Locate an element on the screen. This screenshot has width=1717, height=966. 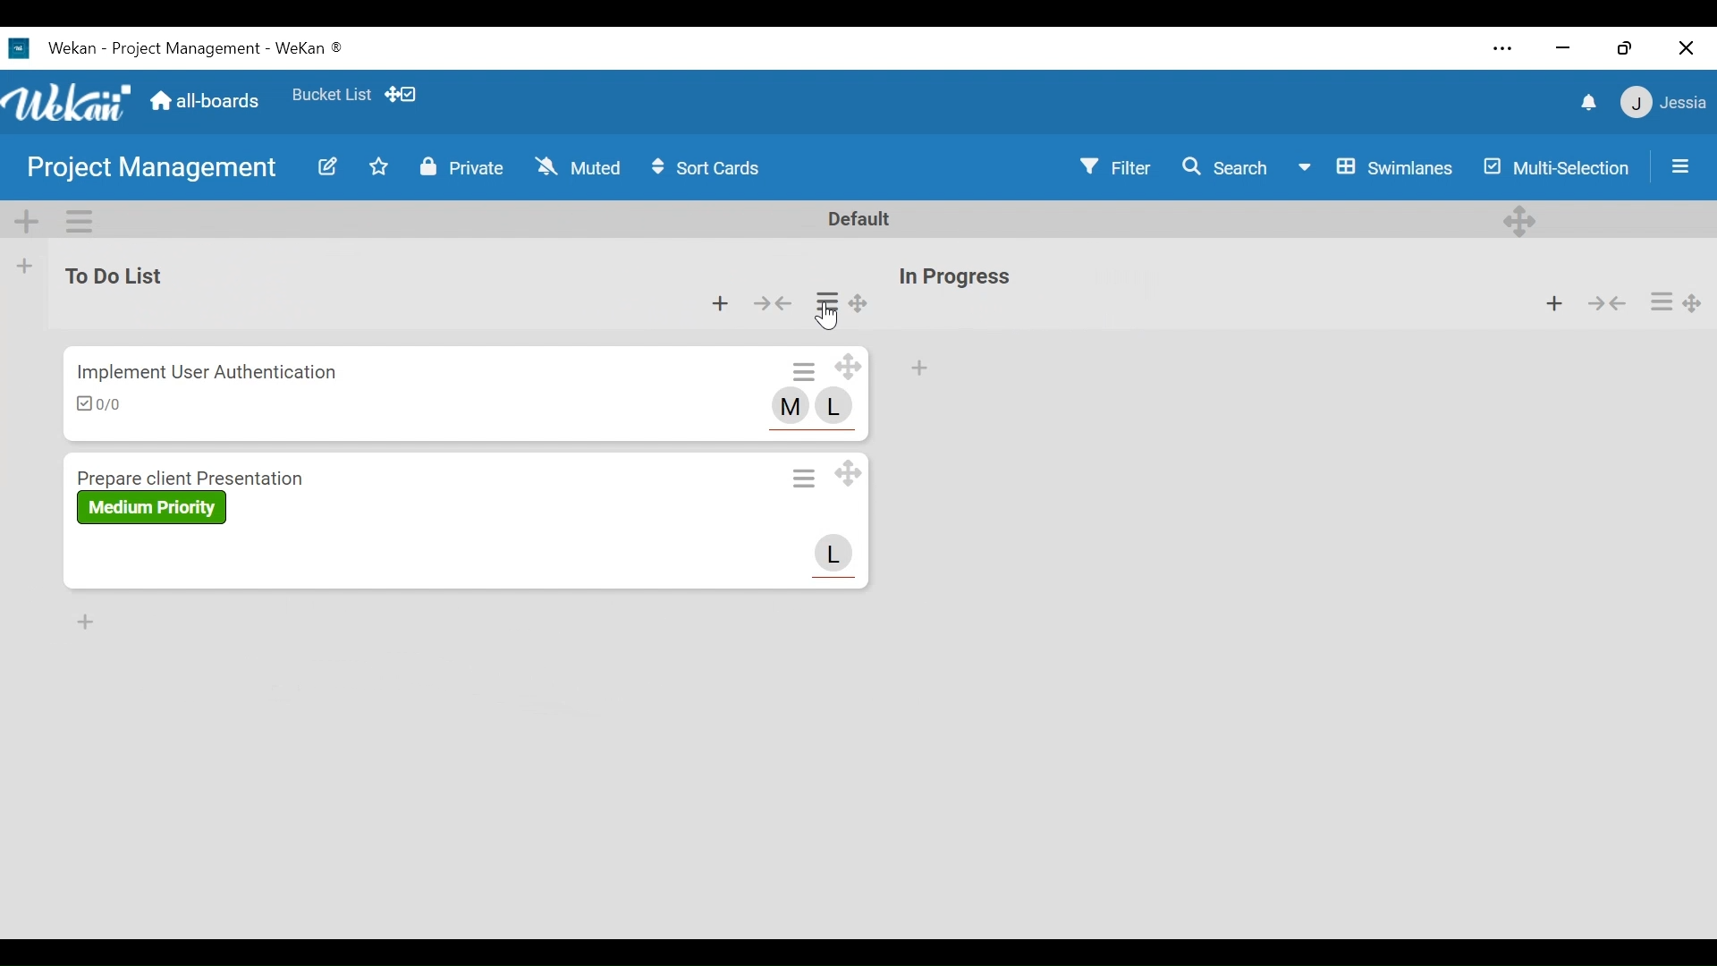
Open/close sidebar is located at coordinates (1680, 166).